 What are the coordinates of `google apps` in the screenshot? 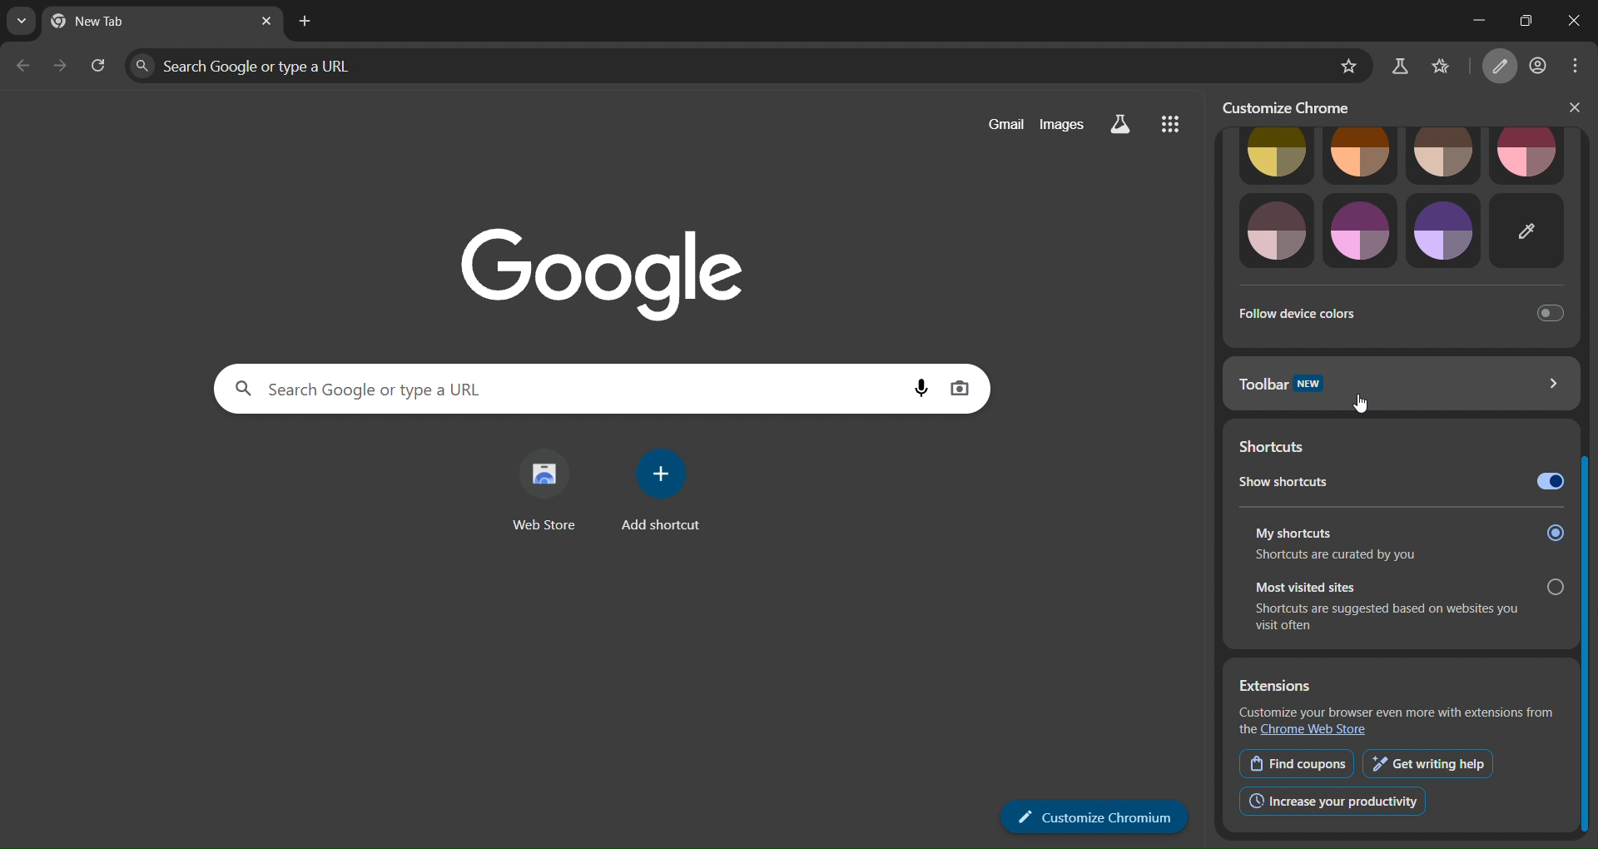 It's located at (1179, 127).